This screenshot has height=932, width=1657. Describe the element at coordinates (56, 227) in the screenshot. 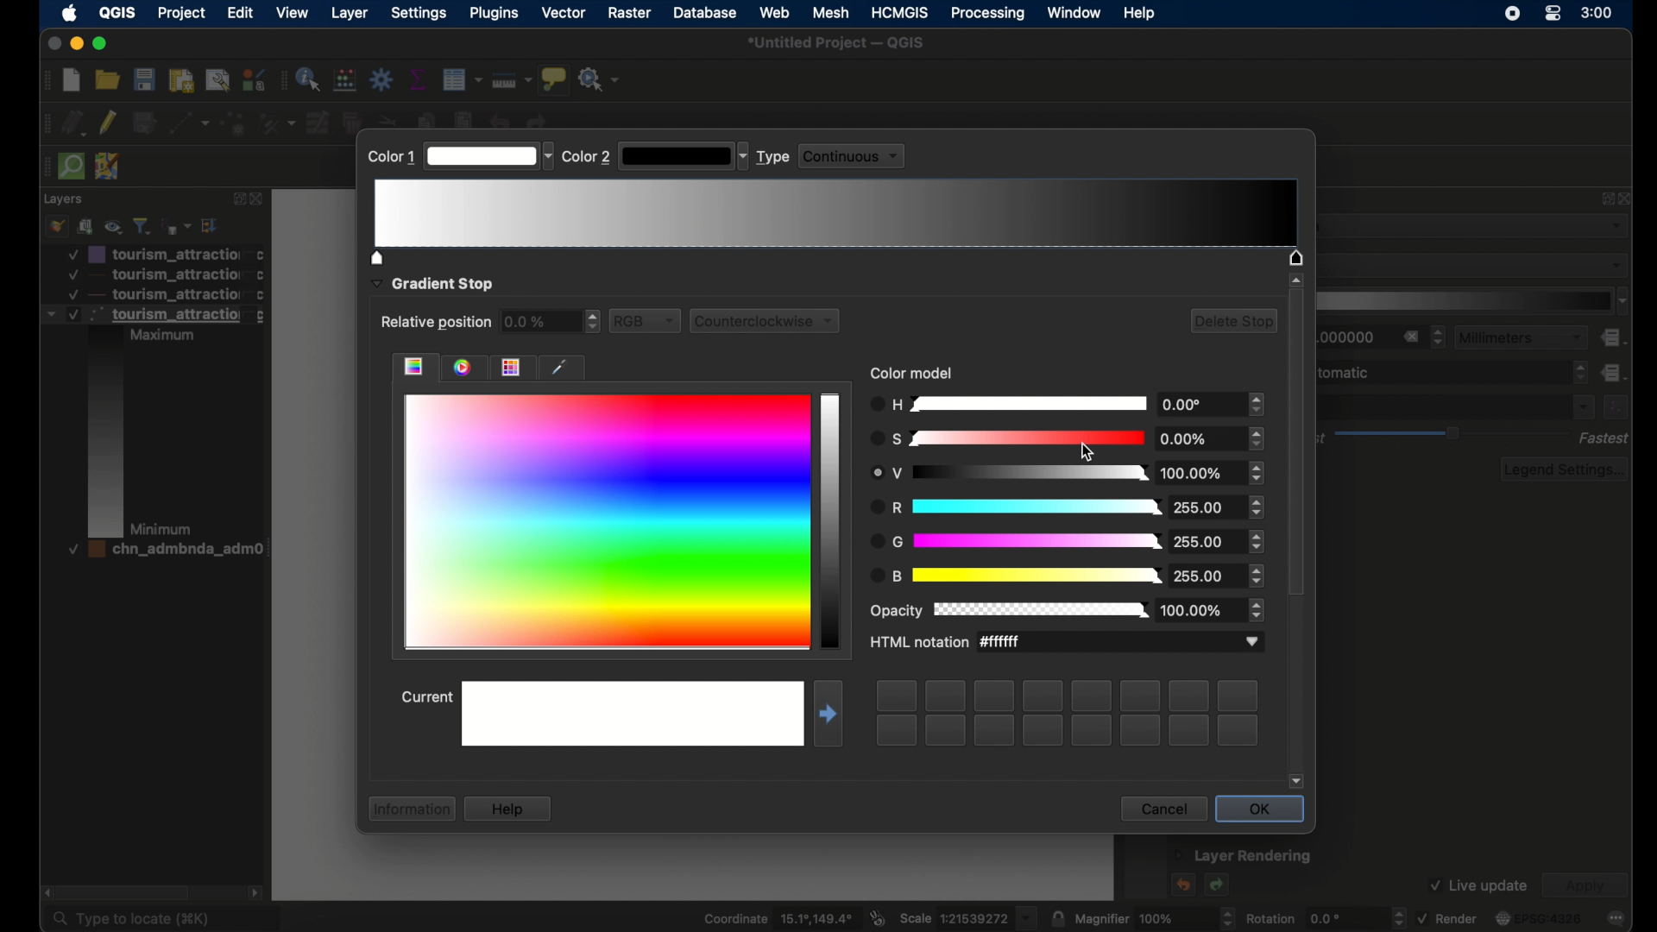

I see `open styling panel` at that location.